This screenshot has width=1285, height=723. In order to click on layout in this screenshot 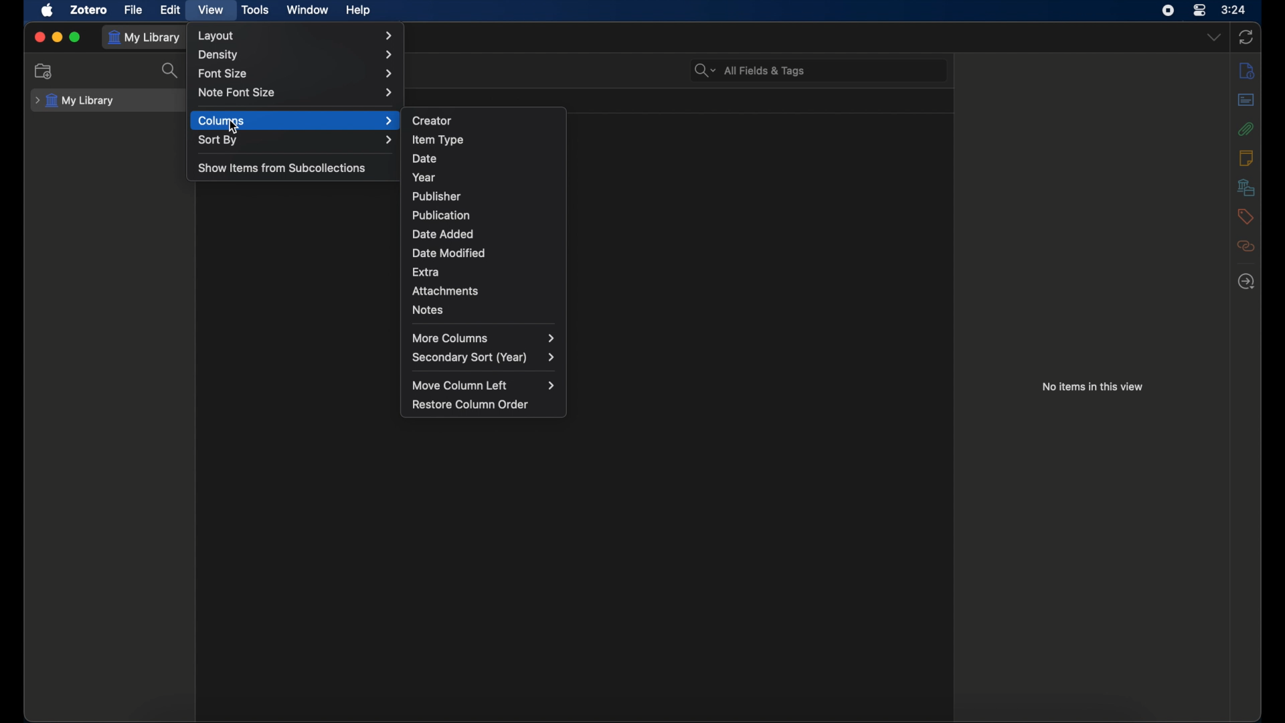, I will do `click(296, 36)`.